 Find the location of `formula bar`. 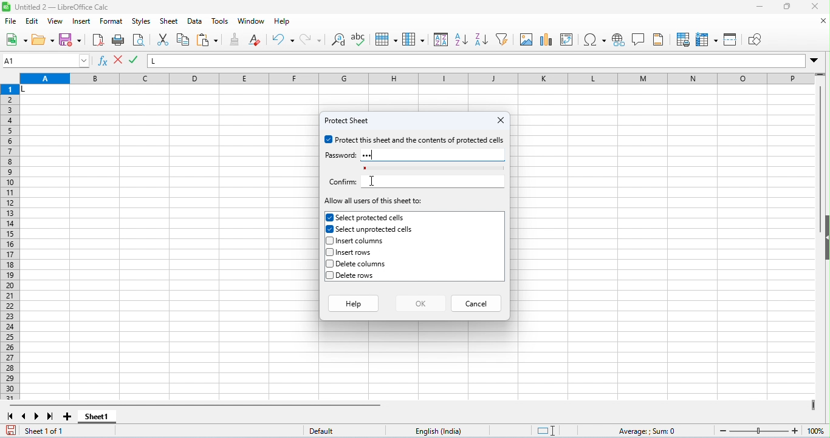

formula bar is located at coordinates (477, 61).